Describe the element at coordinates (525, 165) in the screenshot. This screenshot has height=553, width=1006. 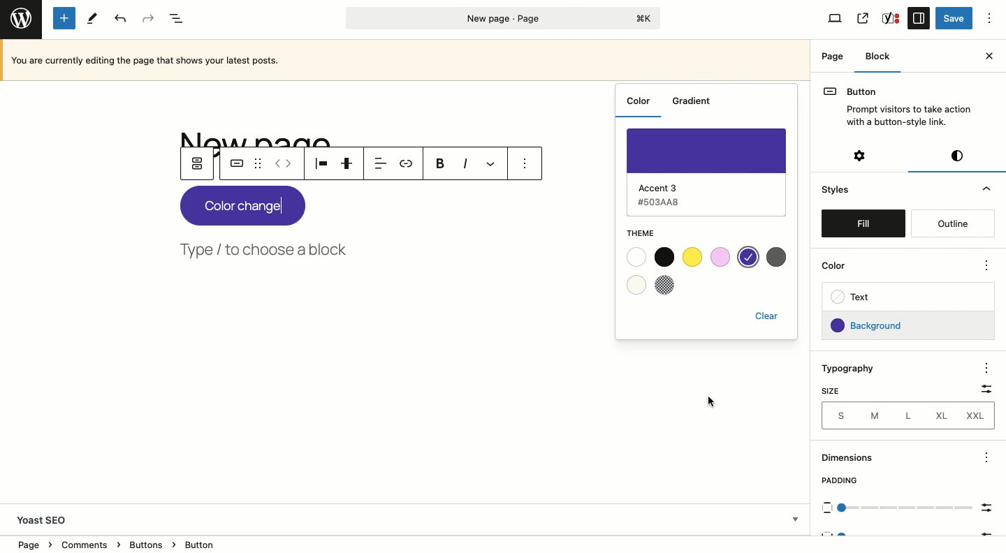
I see `Options` at that location.